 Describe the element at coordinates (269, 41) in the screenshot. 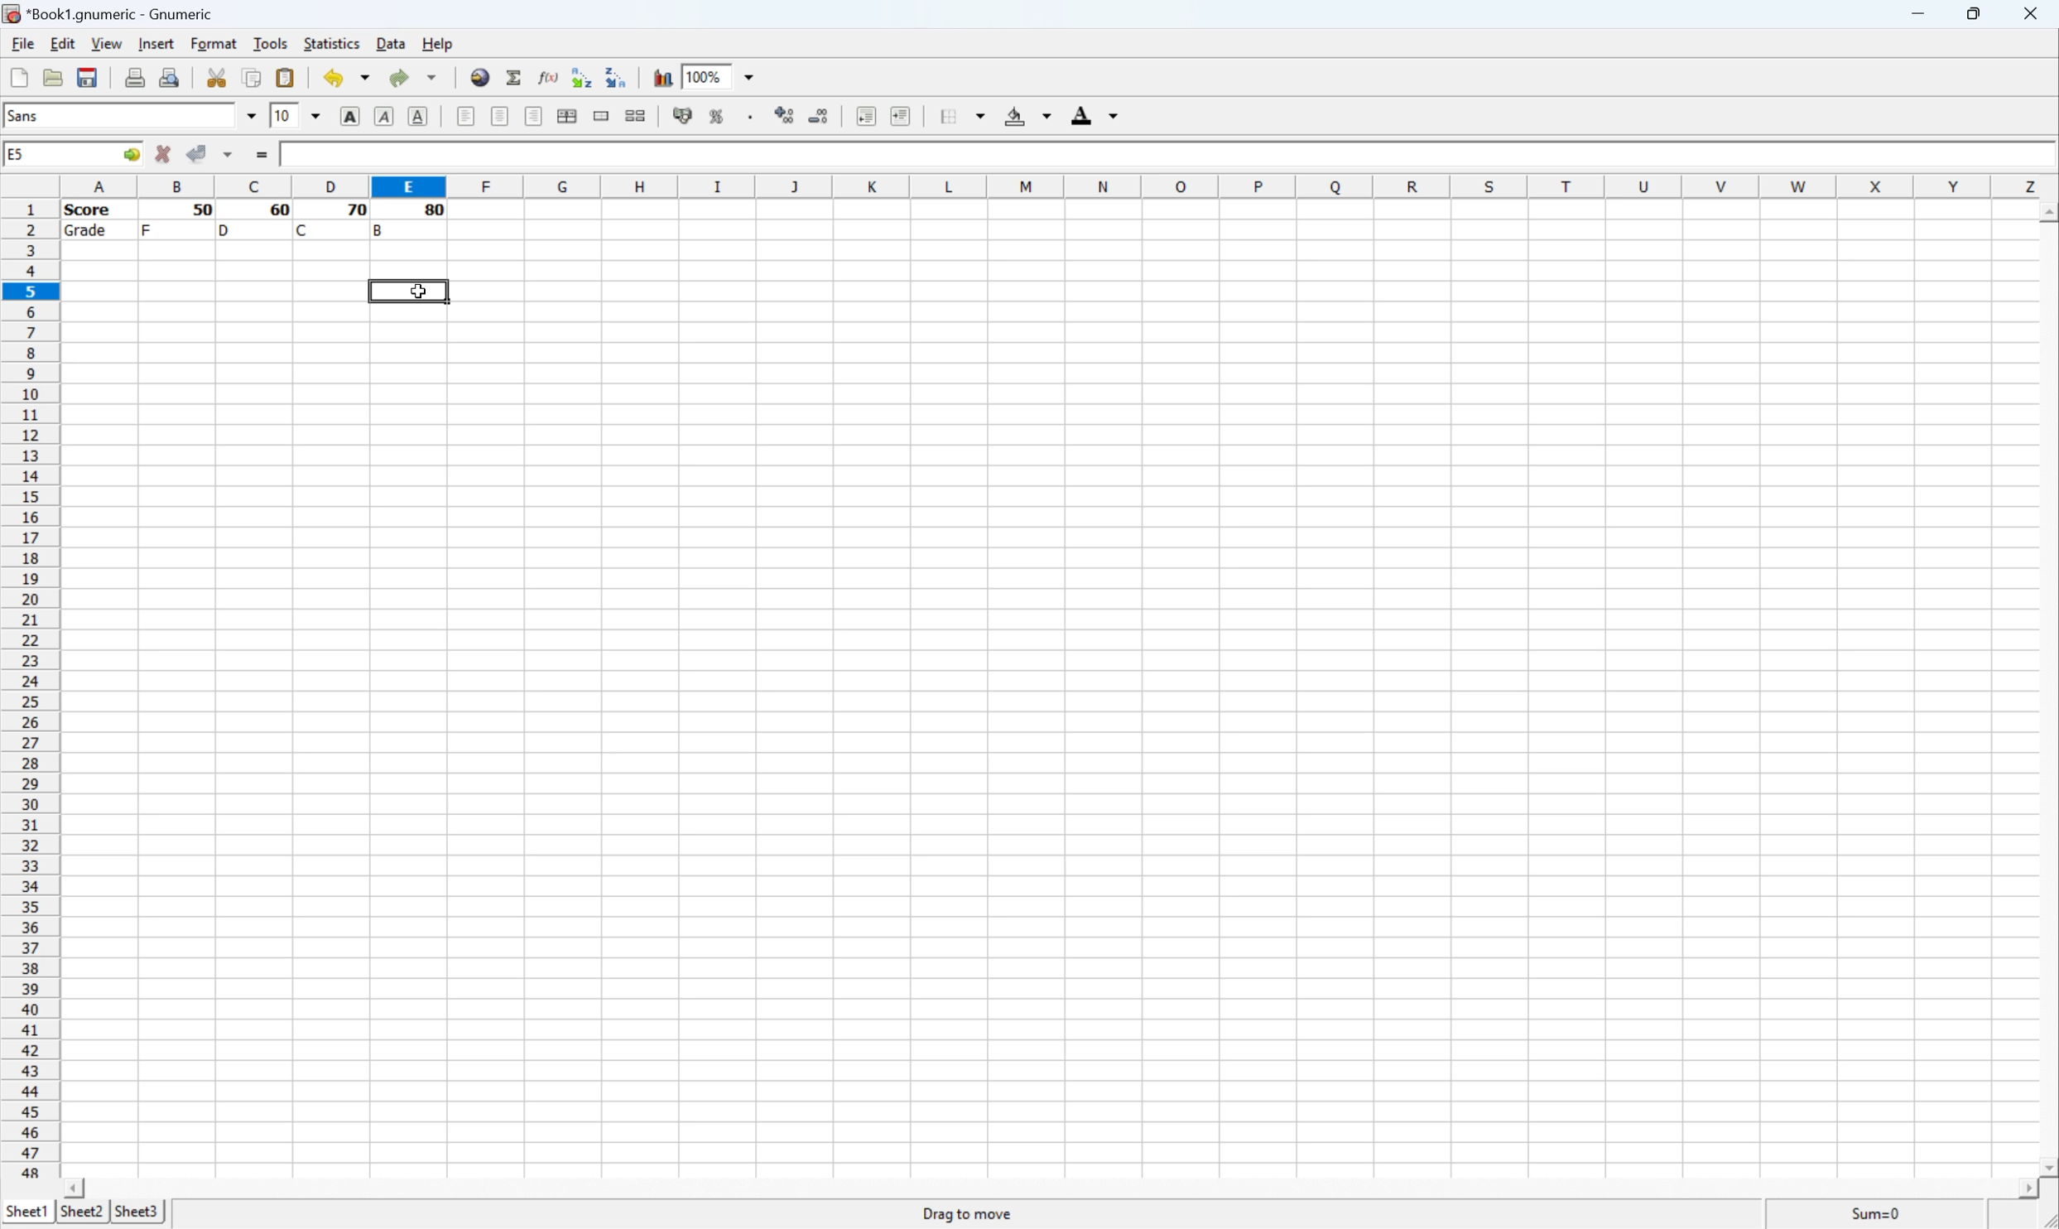

I see `Tools` at that location.